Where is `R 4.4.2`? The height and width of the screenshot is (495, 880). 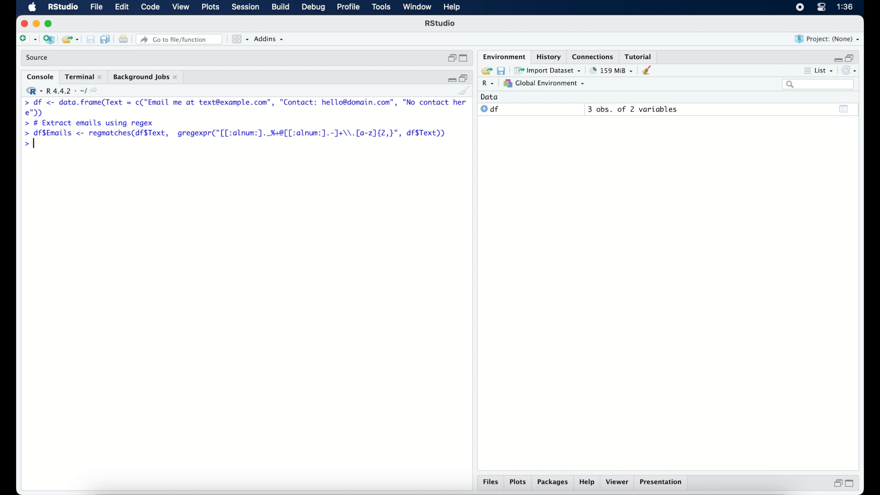 R 4.4.2 is located at coordinates (64, 91).